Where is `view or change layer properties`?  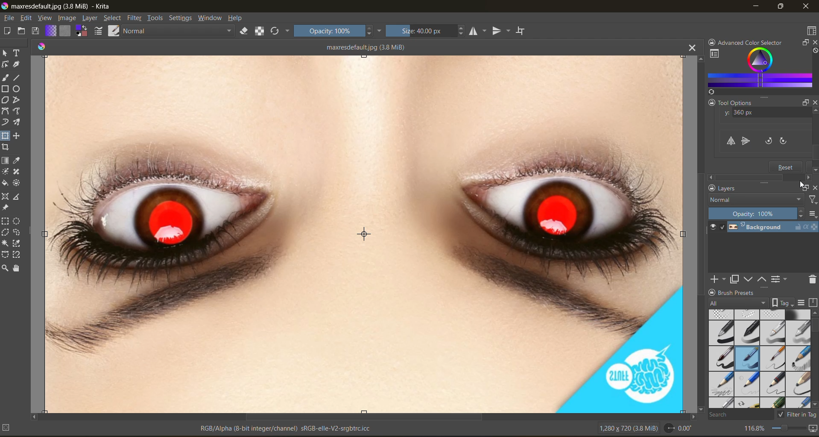
view or change layer properties is located at coordinates (780, 279).